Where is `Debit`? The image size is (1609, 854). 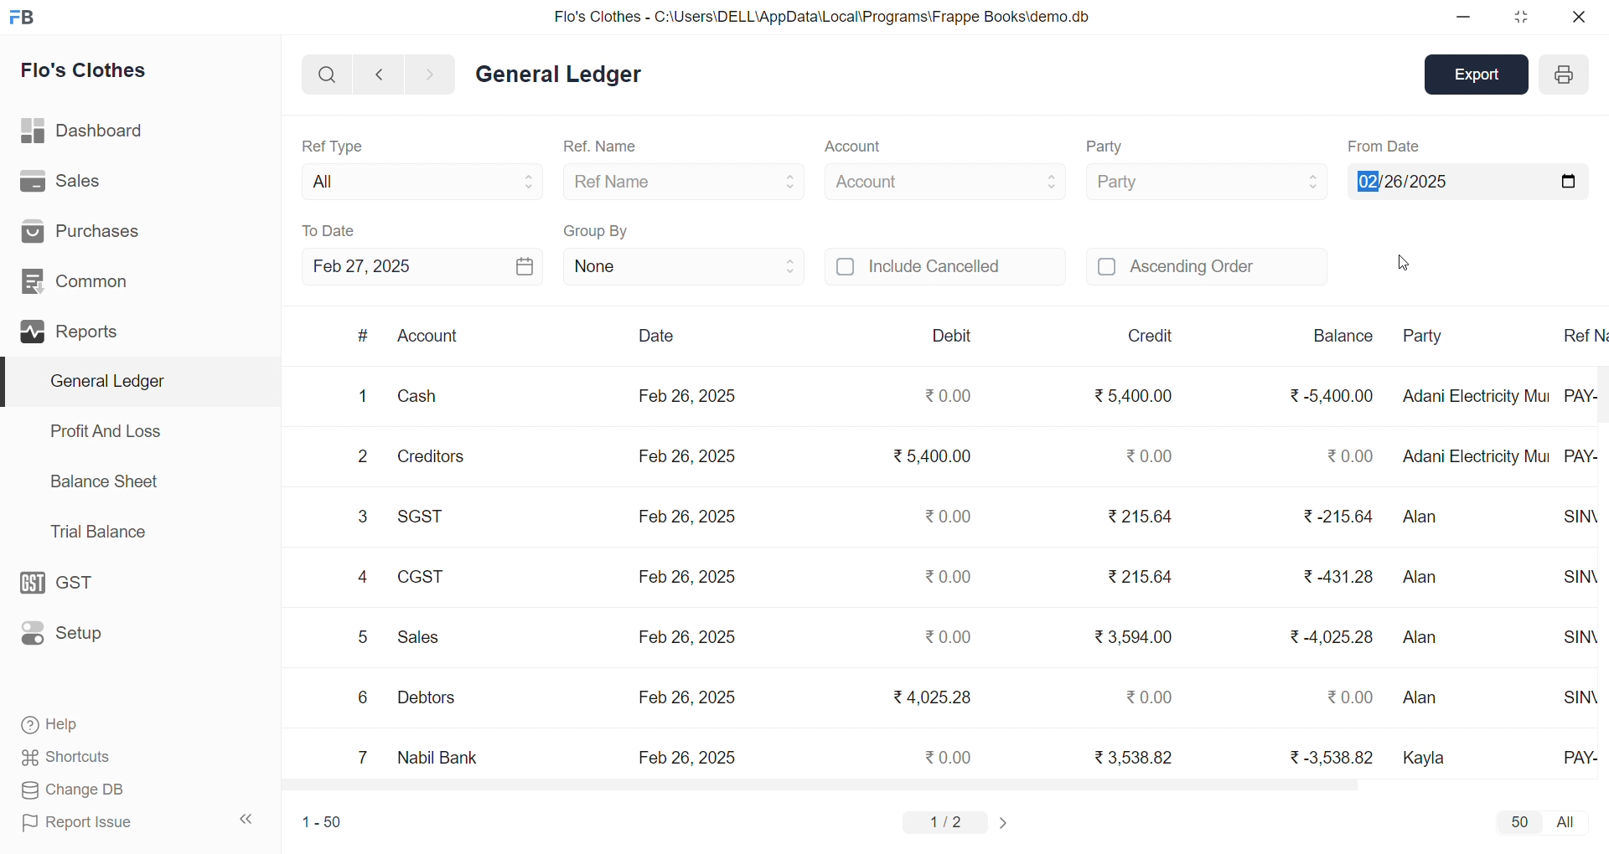 Debit is located at coordinates (952, 335).